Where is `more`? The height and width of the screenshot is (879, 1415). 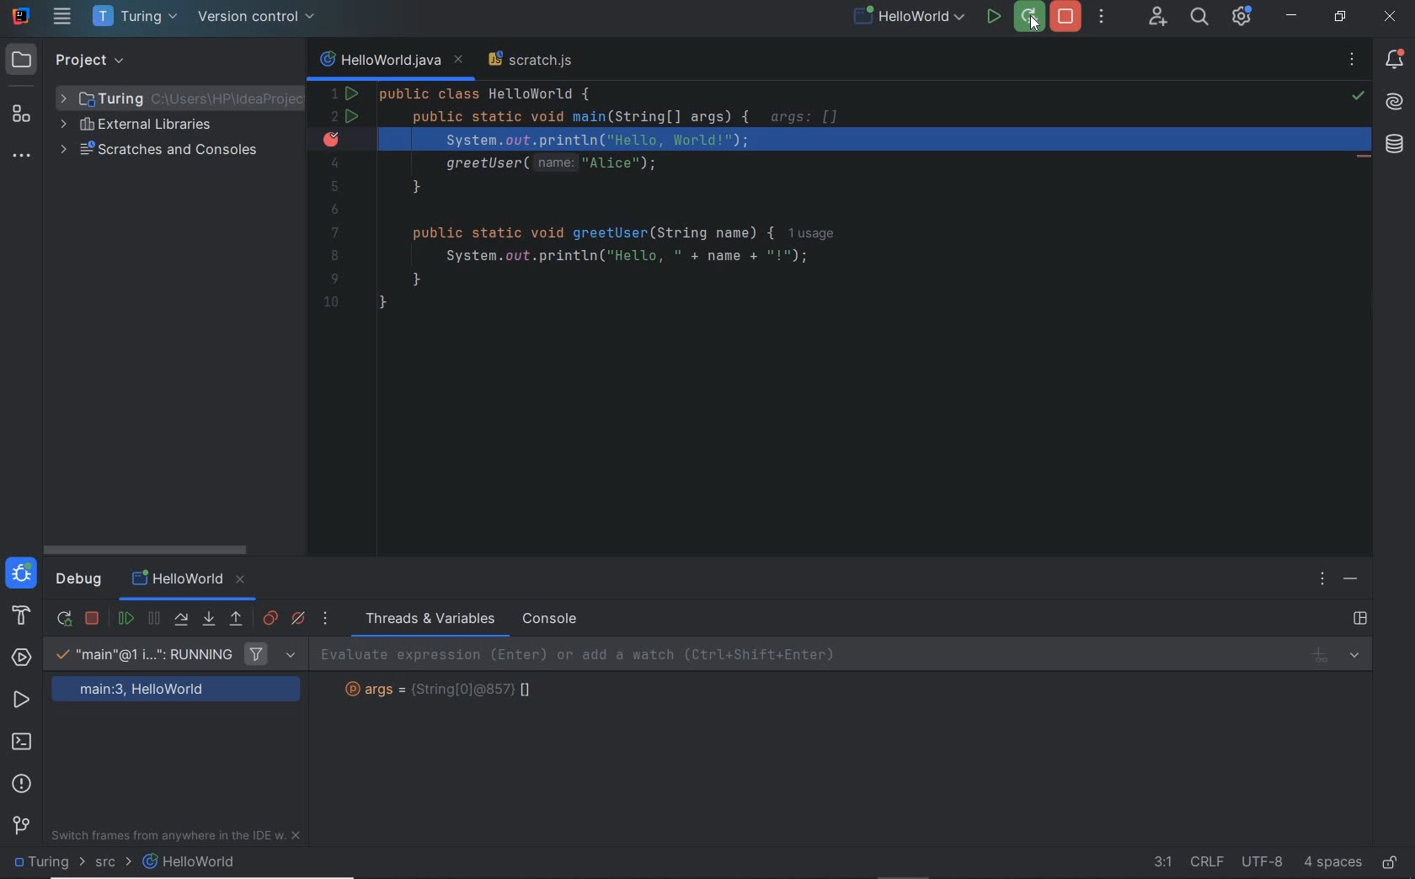 more is located at coordinates (327, 618).